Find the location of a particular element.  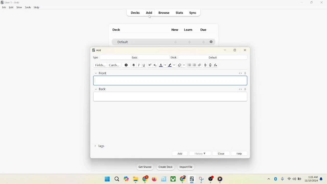

front is located at coordinates (100, 73).